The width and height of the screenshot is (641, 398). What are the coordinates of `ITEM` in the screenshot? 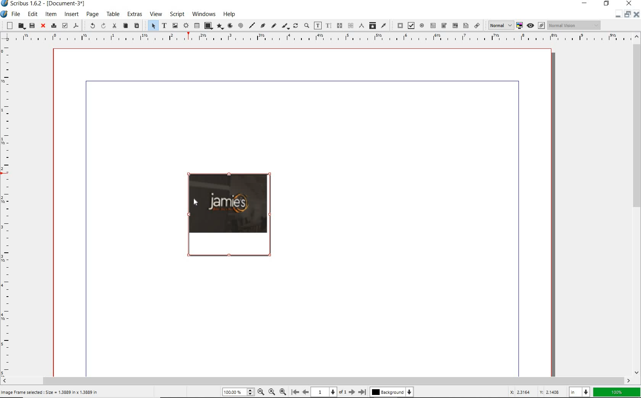 It's located at (51, 14).